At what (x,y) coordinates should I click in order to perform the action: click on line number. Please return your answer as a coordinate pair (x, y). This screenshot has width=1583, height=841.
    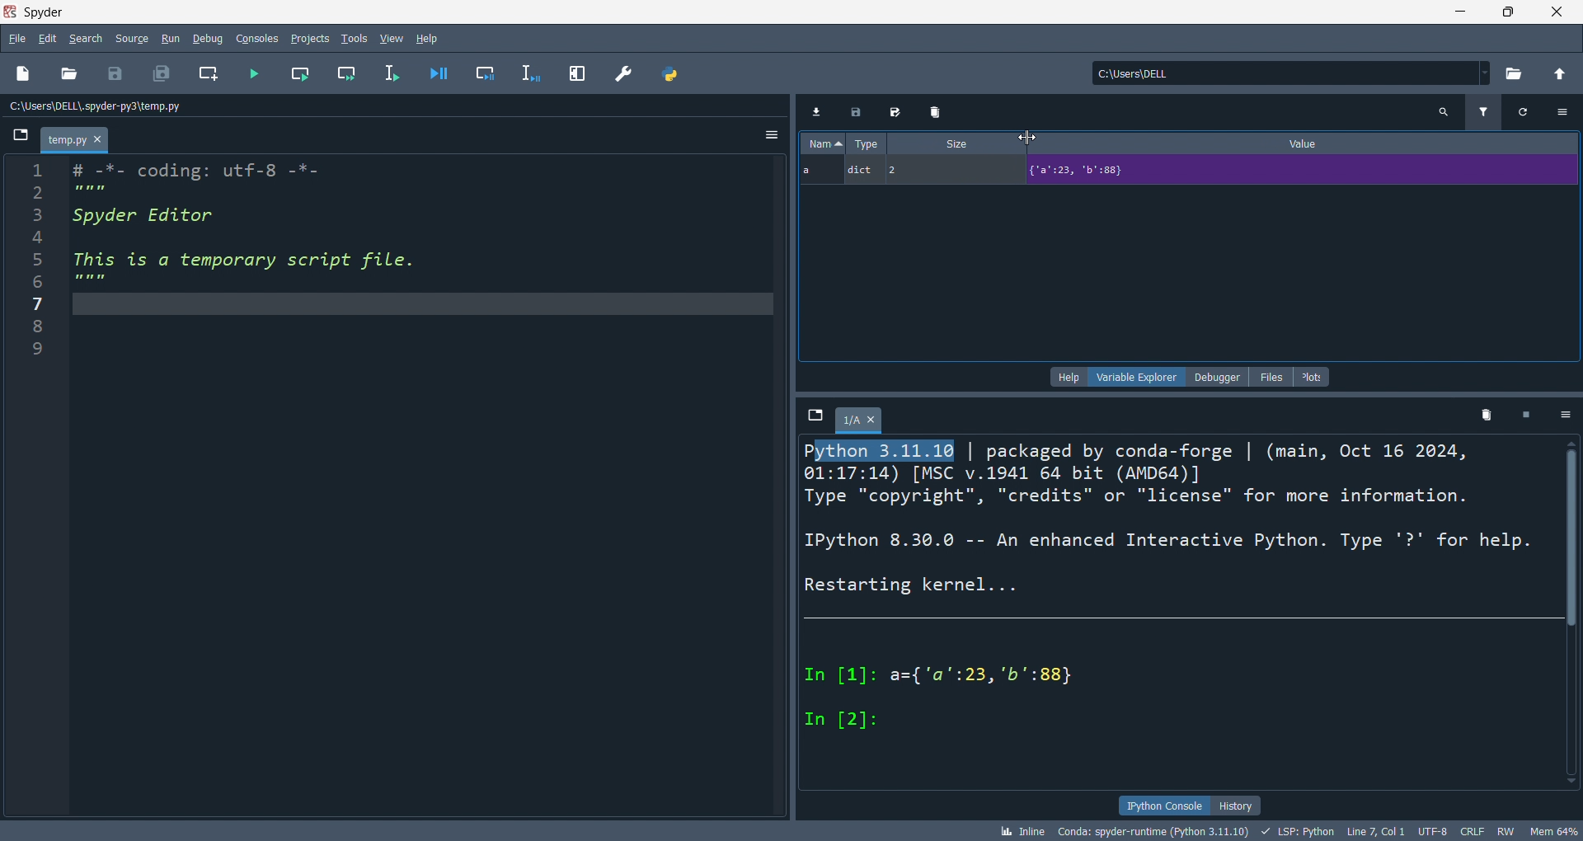
    Looking at the image, I should click on (35, 484).